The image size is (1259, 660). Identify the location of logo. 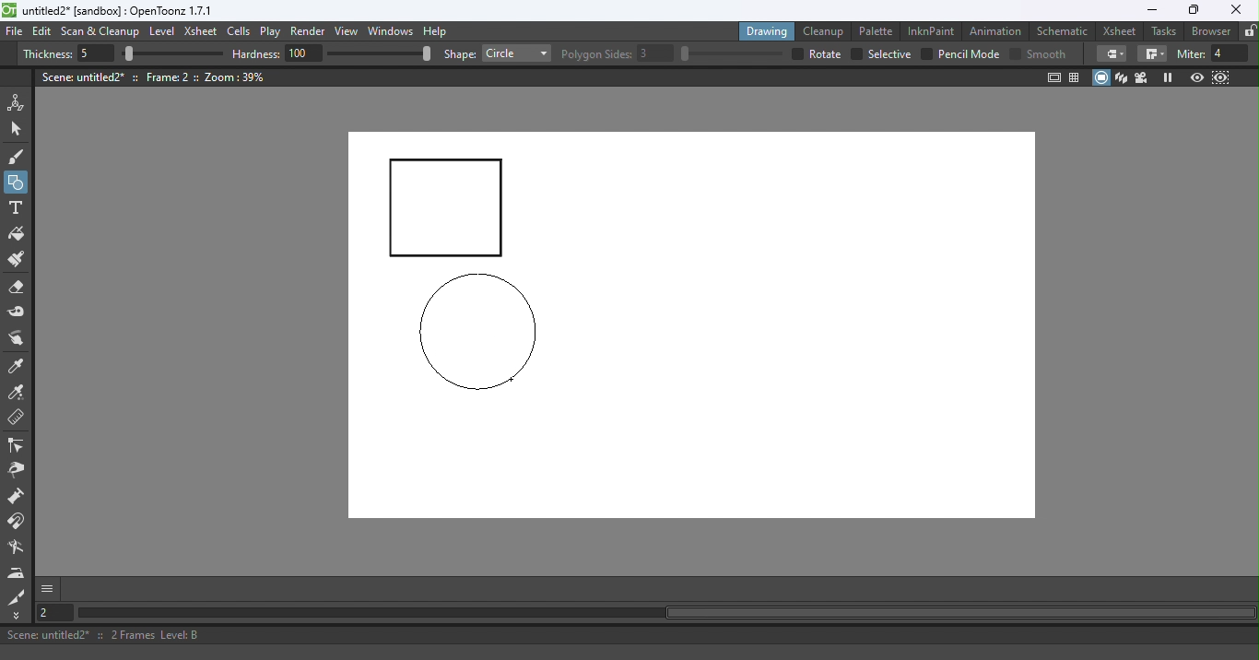
(9, 10).